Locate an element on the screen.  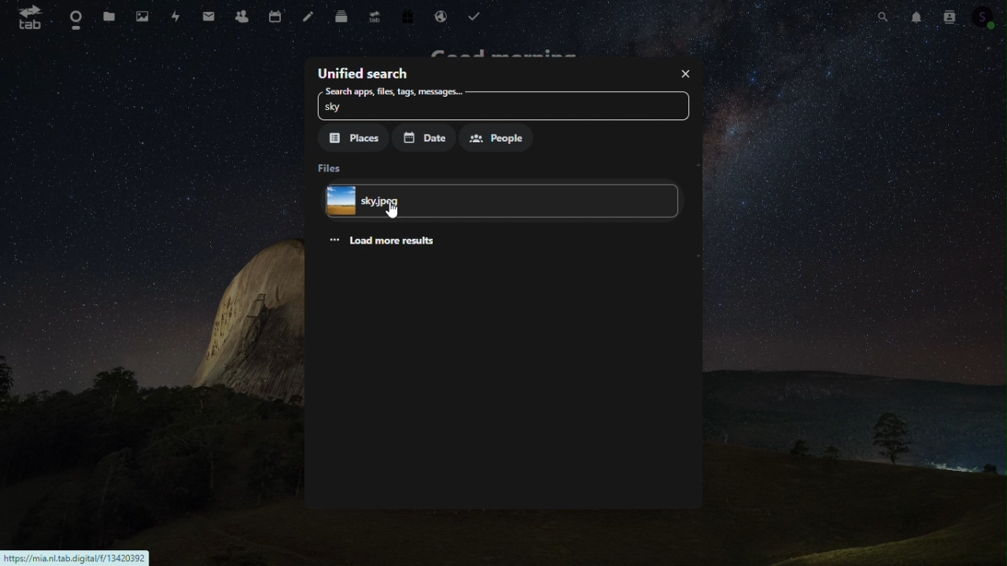
Search apps, files, tags, messages is located at coordinates (393, 91).